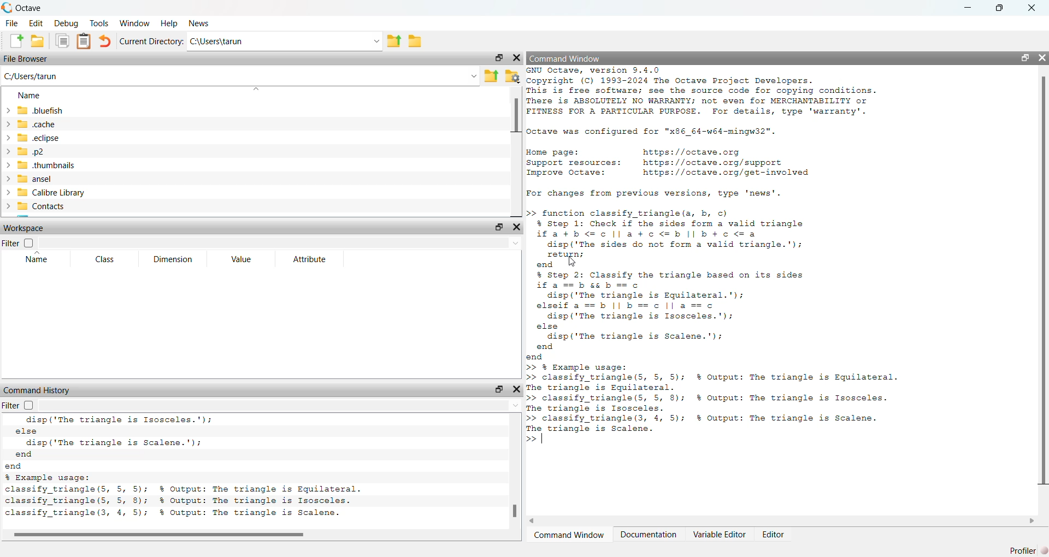 The height and width of the screenshot is (557, 1049). I want to click on filter input field, so click(285, 406).